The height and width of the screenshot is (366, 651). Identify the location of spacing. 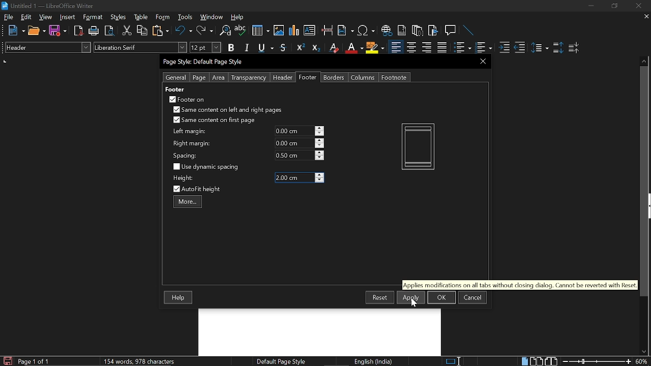
(187, 156).